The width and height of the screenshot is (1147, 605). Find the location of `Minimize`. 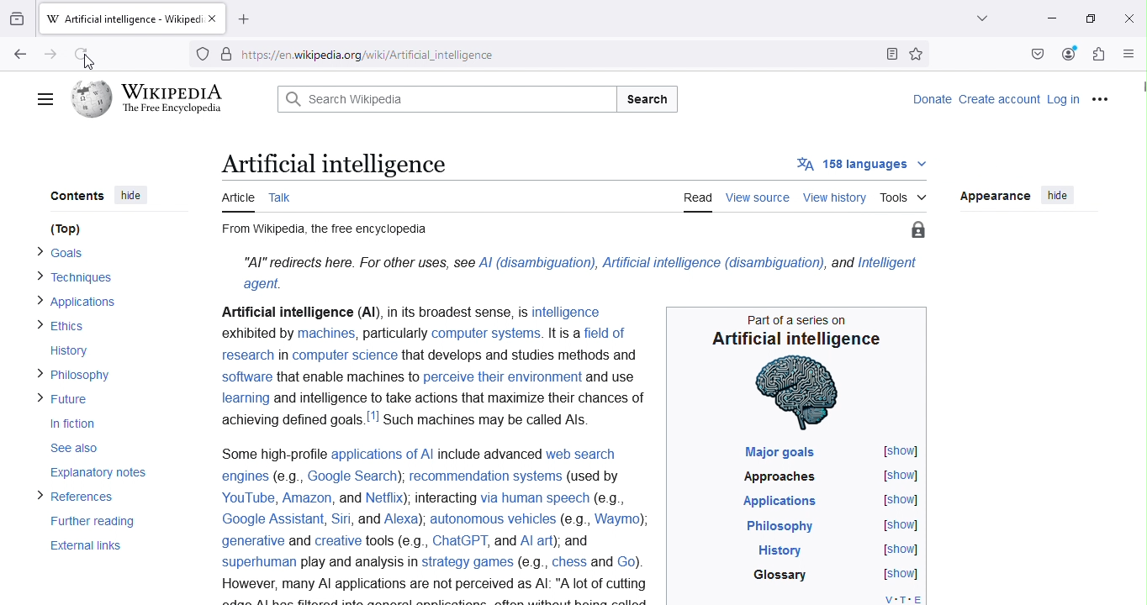

Minimize is located at coordinates (1043, 19).